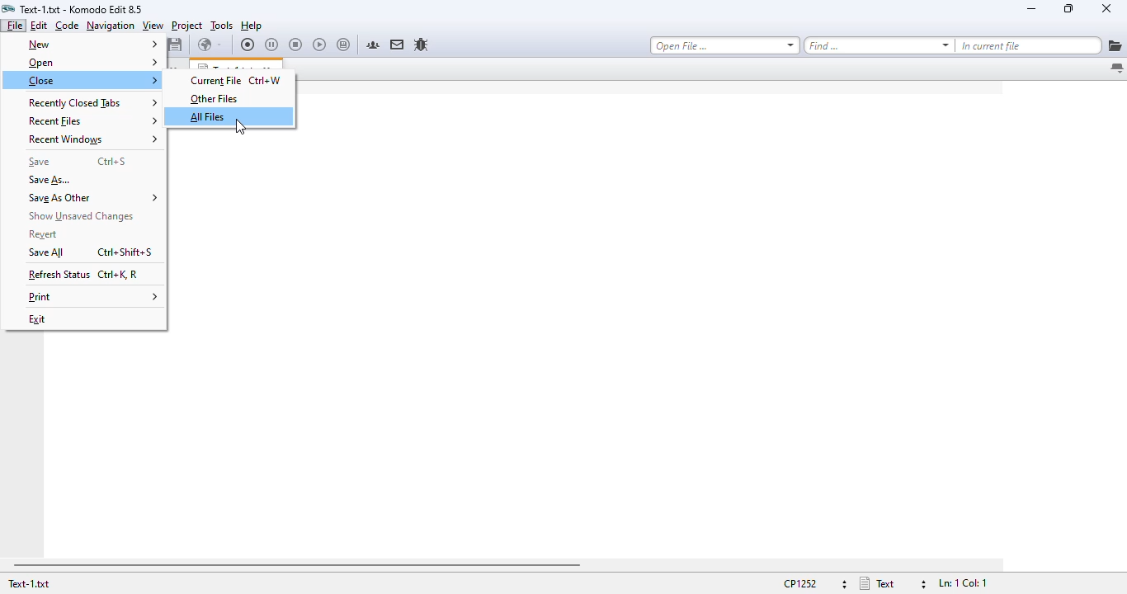 The image size is (1127, 594). What do you see at coordinates (421, 45) in the screenshot?
I see `report a bug in the komodo bugzilla database` at bounding box center [421, 45].